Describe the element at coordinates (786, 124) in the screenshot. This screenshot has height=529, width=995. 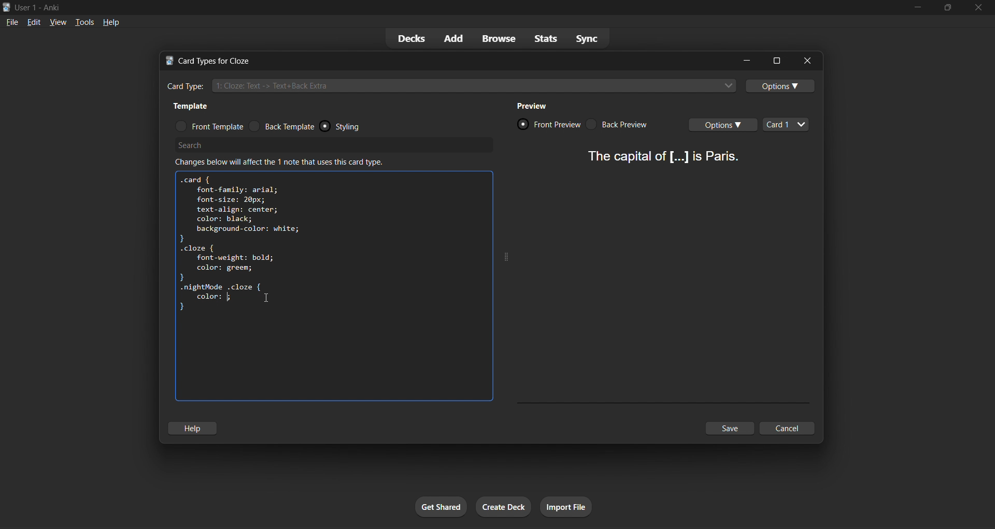
I see `card types` at that location.